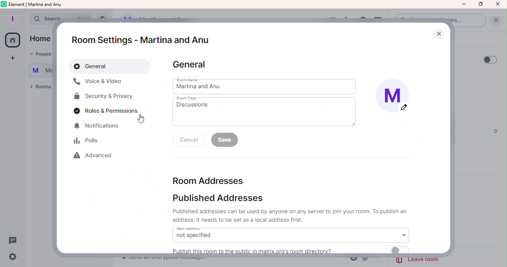  What do you see at coordinates (101, 128) in the screenshot?
I see `Notifications` at bounding box center [101, 128].